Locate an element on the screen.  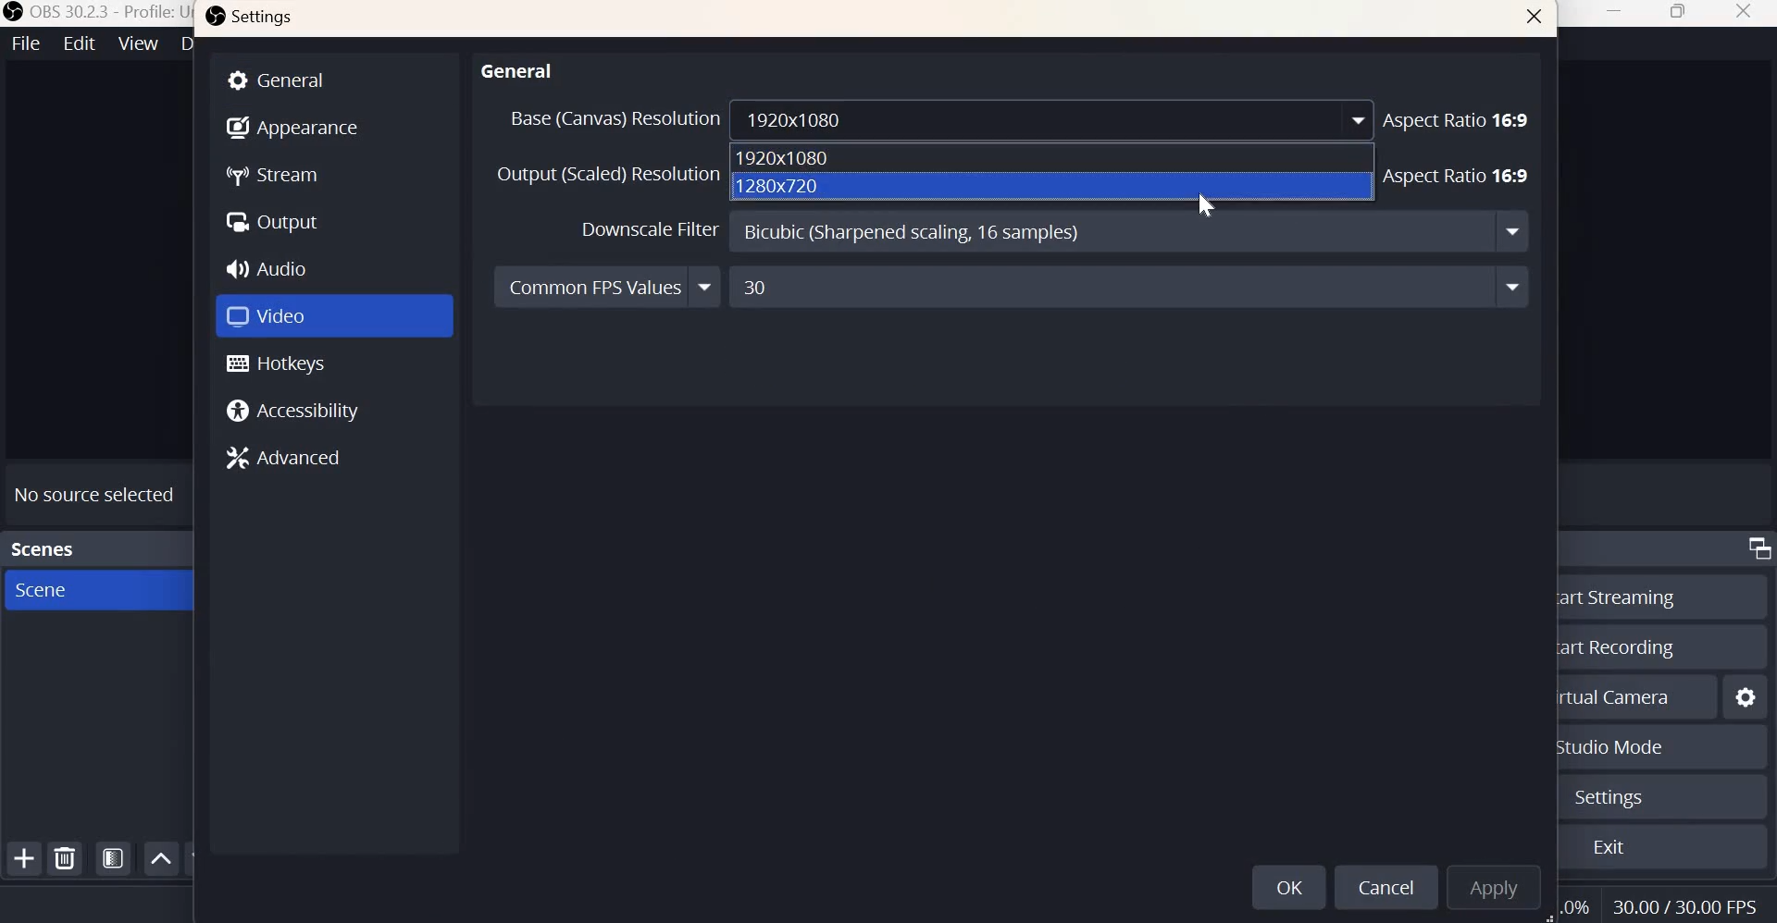
Start recording is located at coordinates (1619, 646).